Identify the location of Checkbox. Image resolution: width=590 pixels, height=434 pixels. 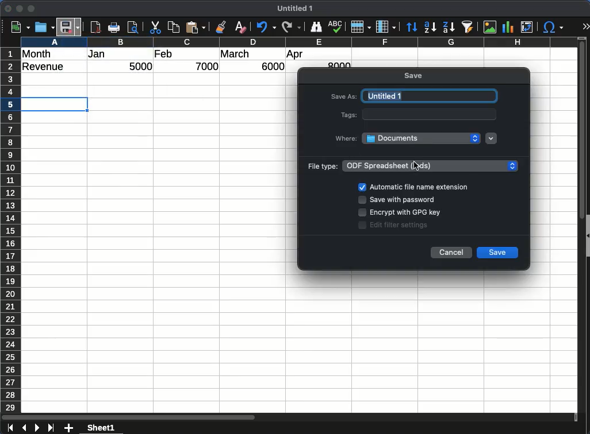
(363, 225).